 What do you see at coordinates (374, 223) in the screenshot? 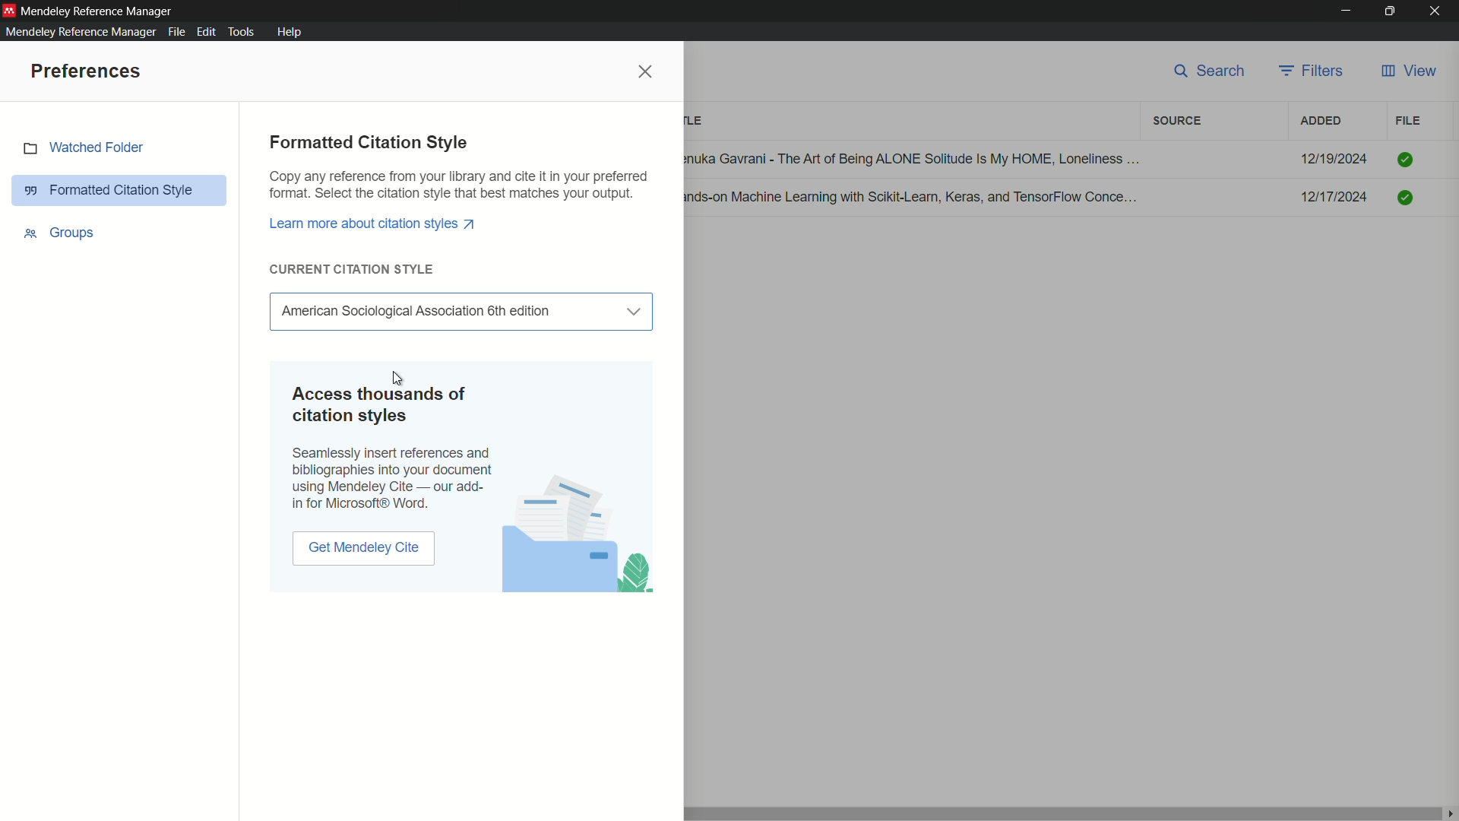
I see `Learn more about citation styles` at bounding box center [374, 223].